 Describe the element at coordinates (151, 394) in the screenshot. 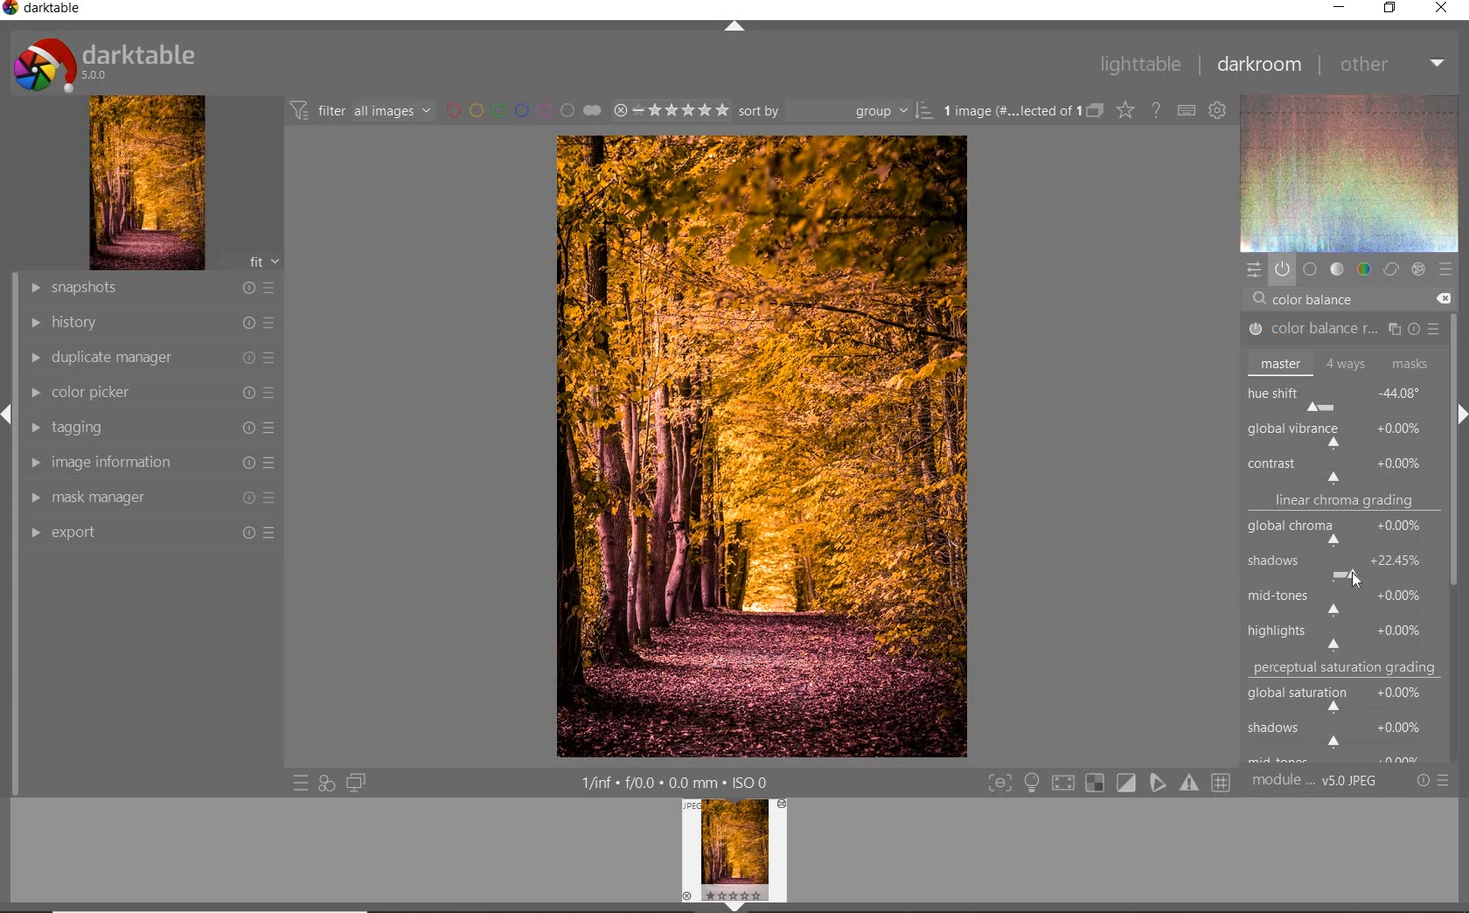

I see `color picker` at that location.